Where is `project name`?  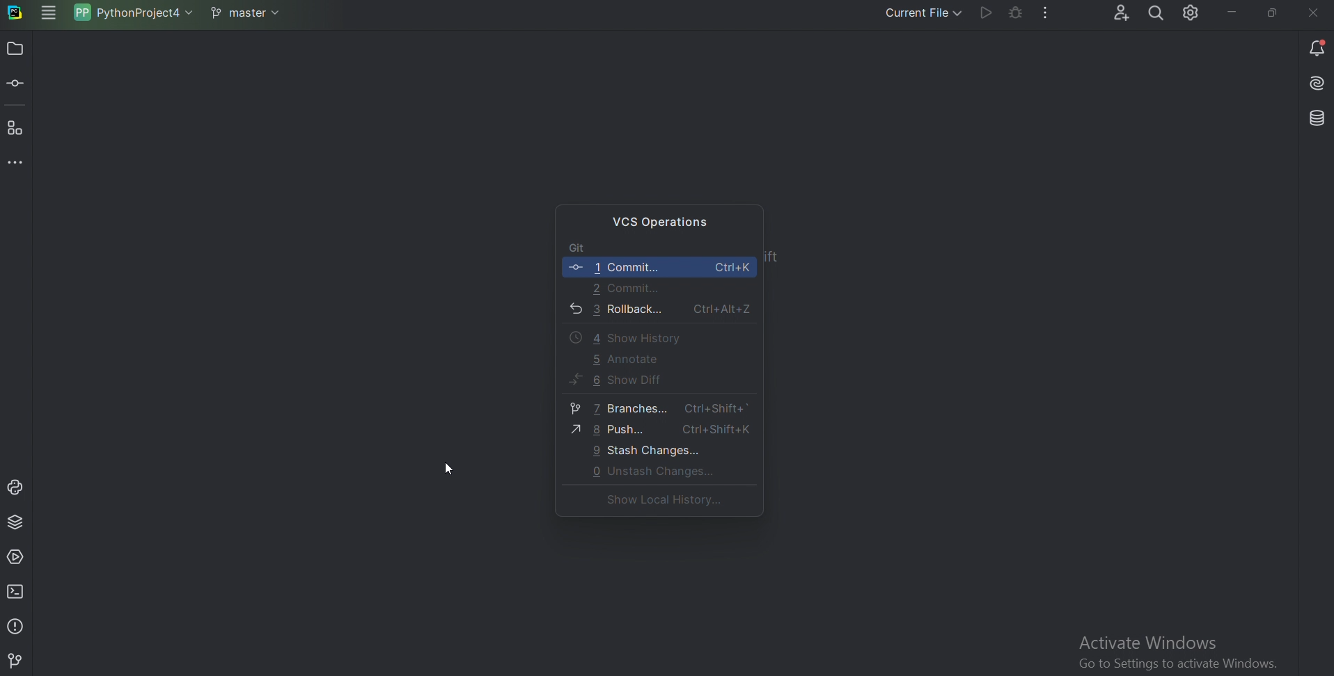 project name is located at coordinates (132, 15).